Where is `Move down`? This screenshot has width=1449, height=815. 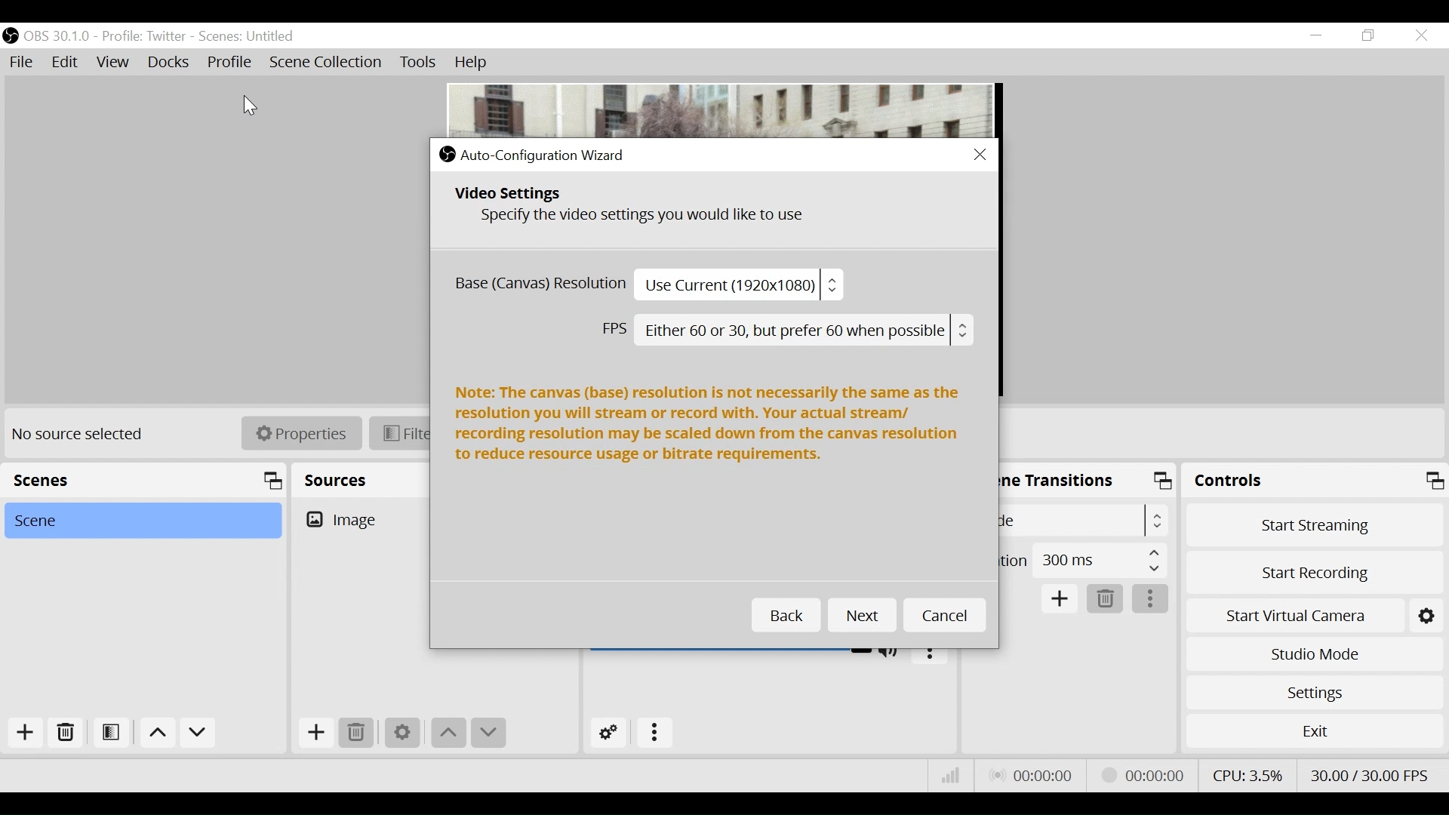
Move down is located at coordinates (488, 733).